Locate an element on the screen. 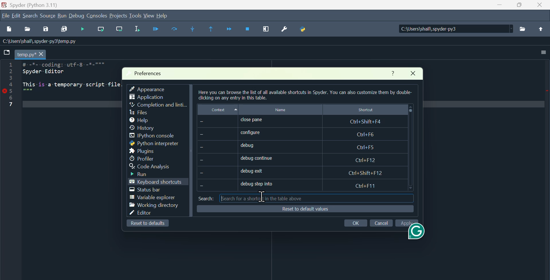 The width and height of the screenshot is (550, 280). Preferences is located at coordinates (288, 29).